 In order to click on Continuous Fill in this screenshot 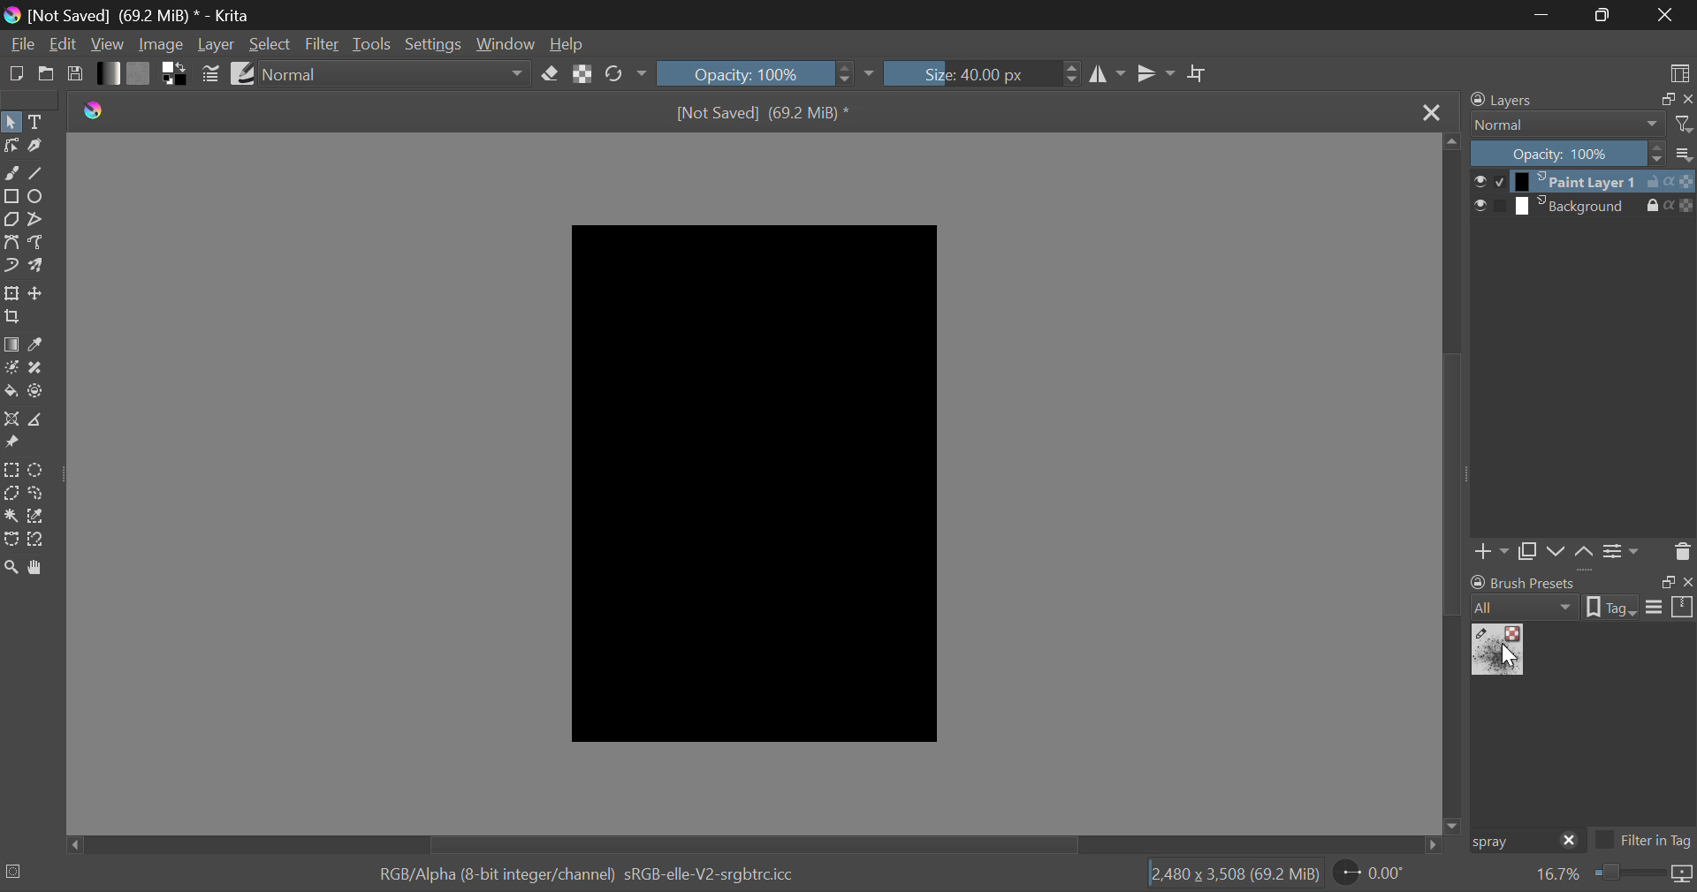, I will do `click(11, 514)`.